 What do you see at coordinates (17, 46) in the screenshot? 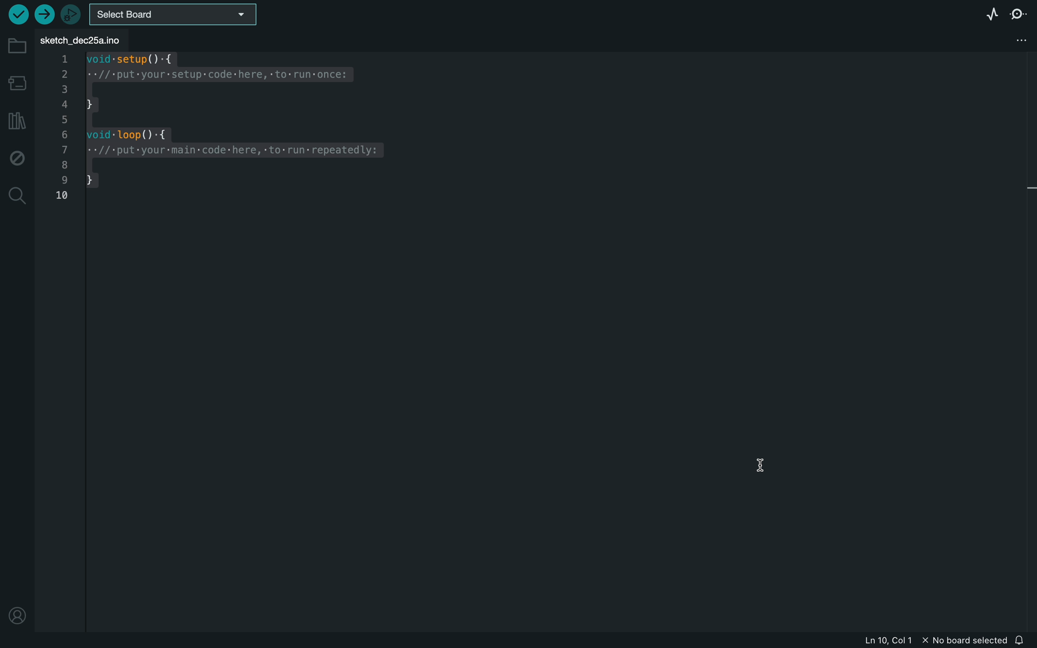
I see `folder` at bounding box center [17, 46].